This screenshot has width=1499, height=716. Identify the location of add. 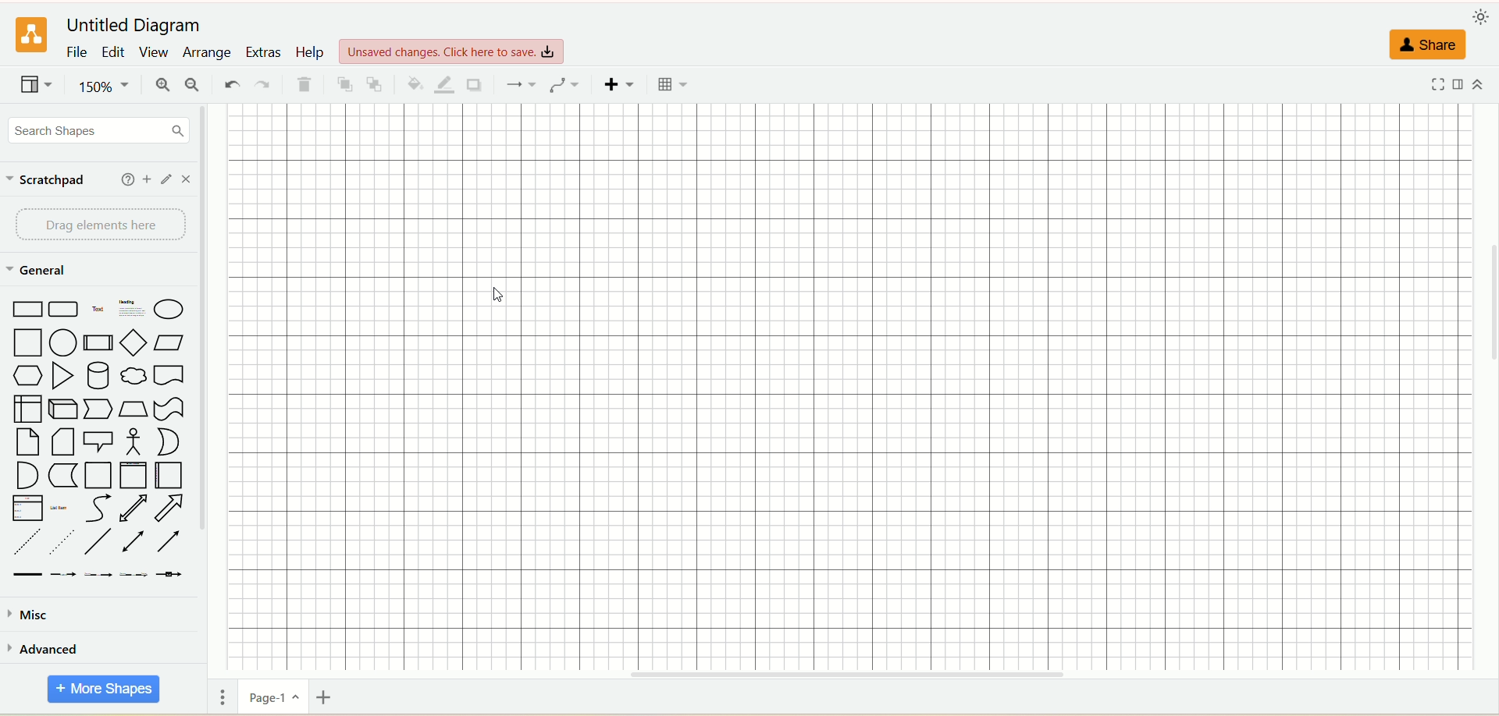
(146, 179).